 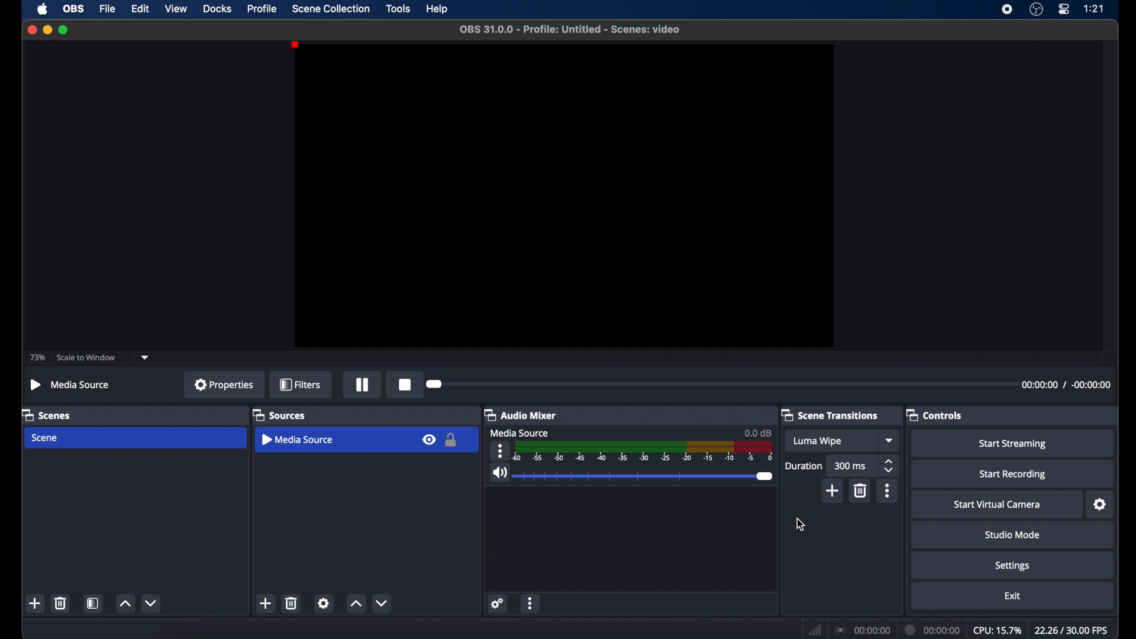 What do you see at coordinates (47, 415) in the screenshot?
I see `scenes` at bounding box center [47, 415].